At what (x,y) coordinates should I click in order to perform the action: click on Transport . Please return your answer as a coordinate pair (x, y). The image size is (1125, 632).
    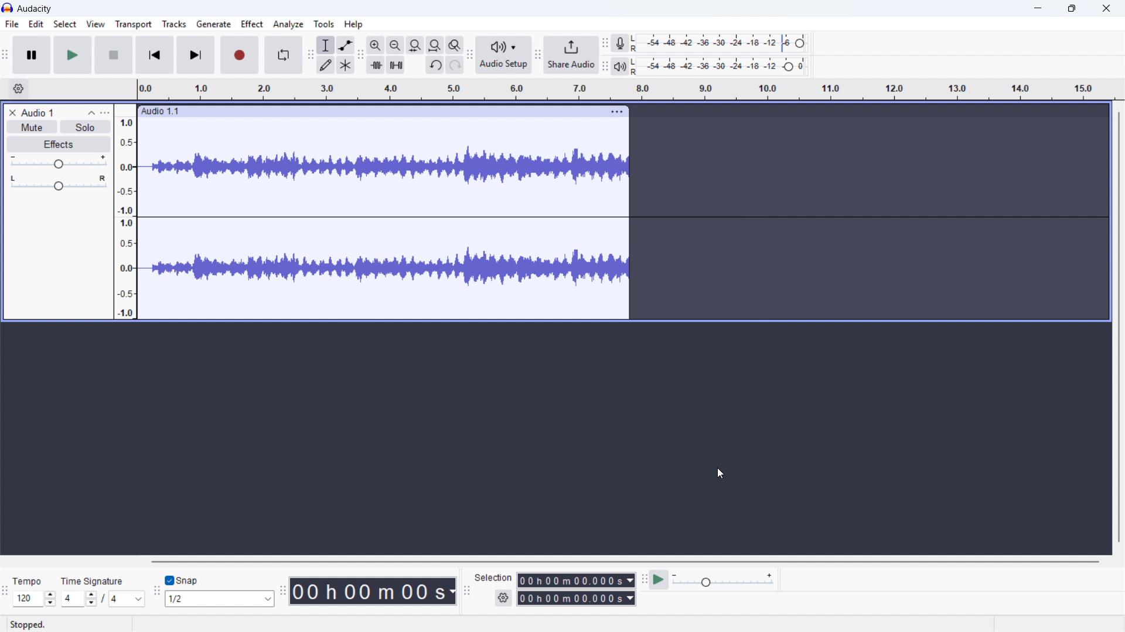
    Looking at the image, I should click on (134, 25).